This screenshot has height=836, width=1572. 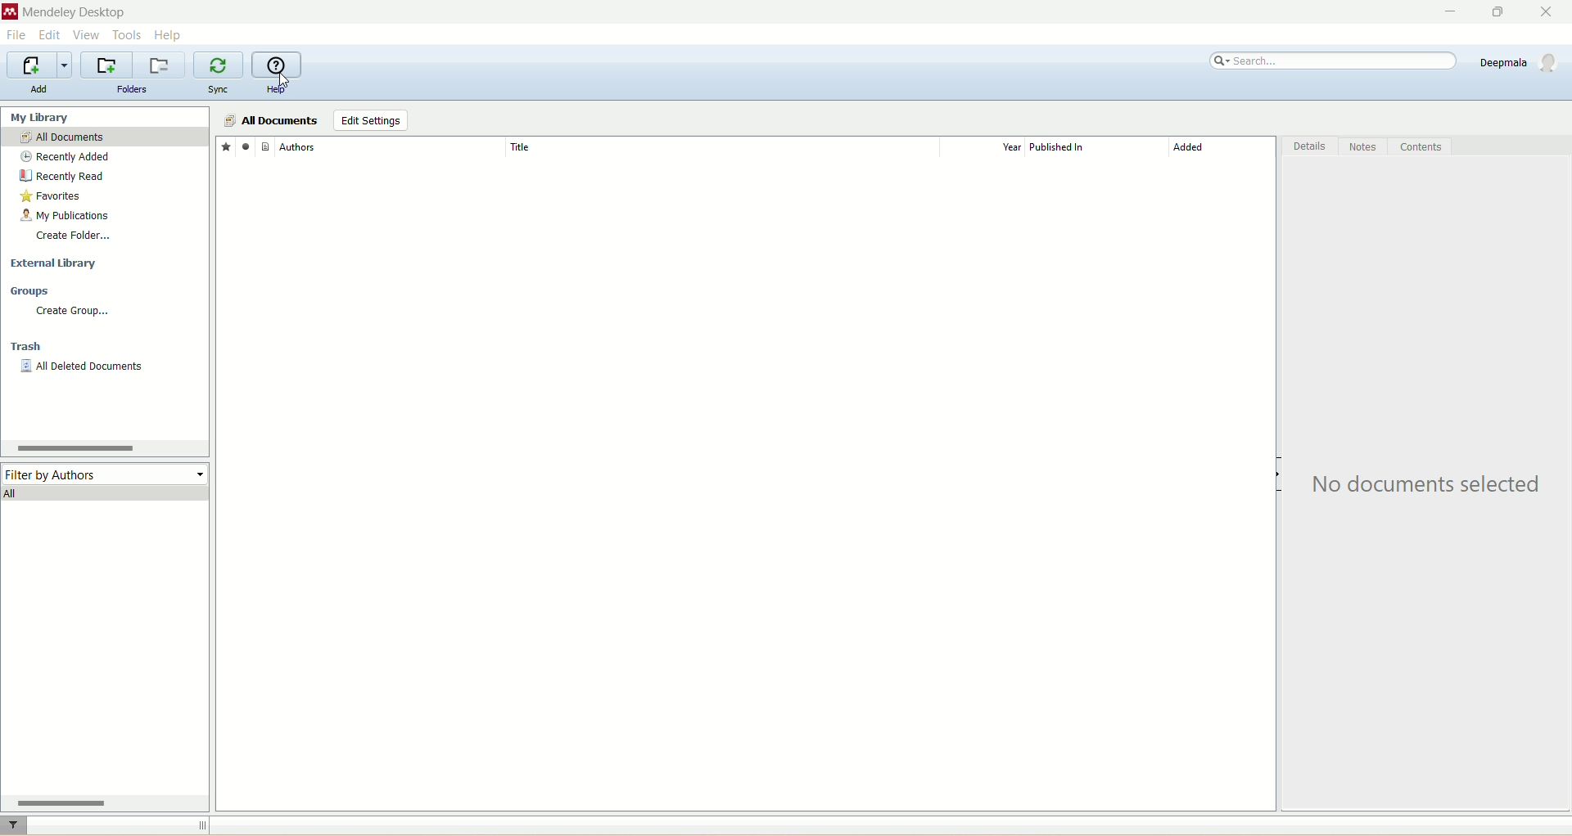 What do you see at coordinates (105, 803) in the screenshot?
I see `horizontal scroll bar` at bounding box center [105, 803].